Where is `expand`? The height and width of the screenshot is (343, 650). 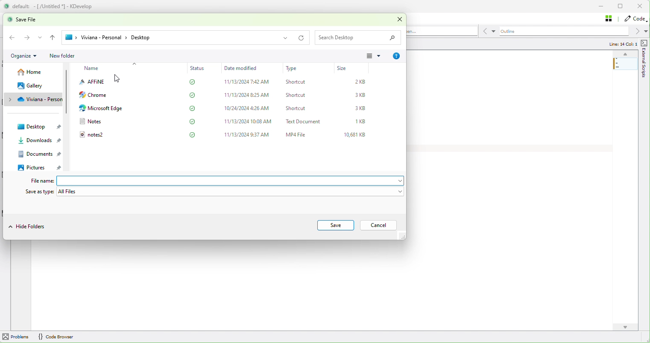
expand is located at coordinates (41, 38).